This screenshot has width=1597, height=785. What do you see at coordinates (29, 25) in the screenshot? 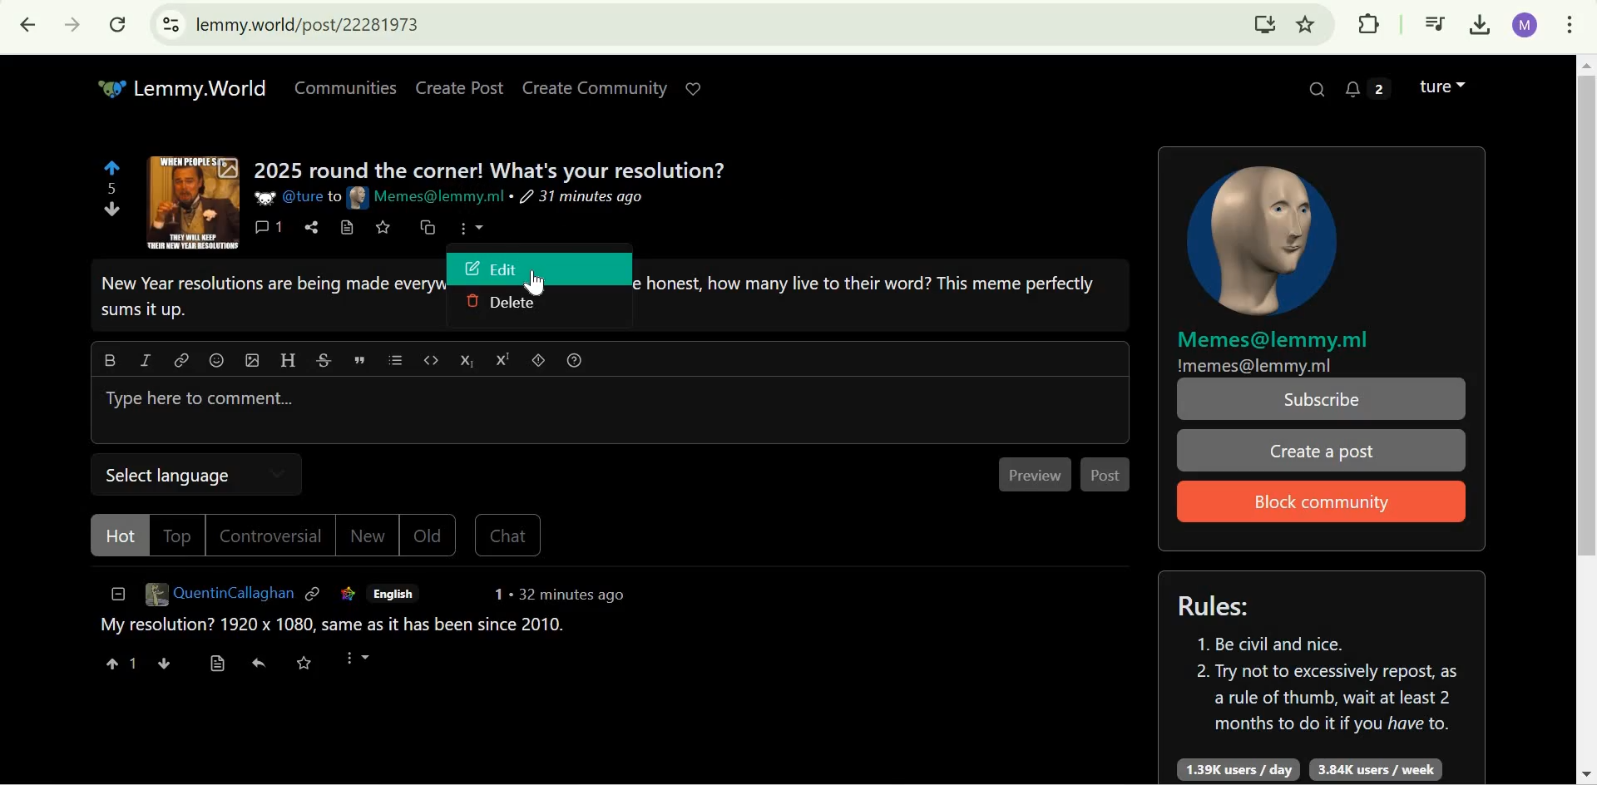
I see `Click to go back, hold to see history` at bounding box center [29, 25].